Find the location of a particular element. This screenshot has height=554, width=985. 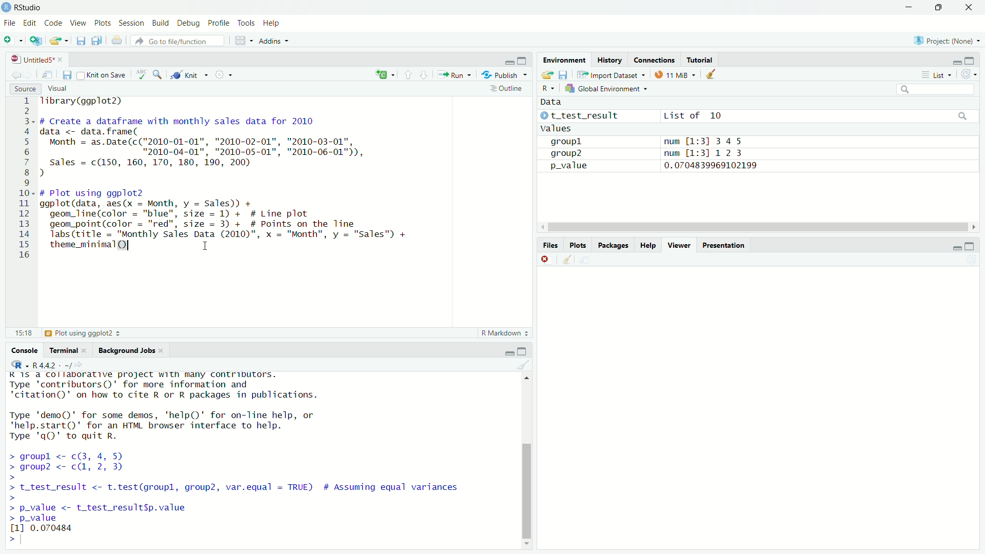

maximise is located at coordinates (522, 351).